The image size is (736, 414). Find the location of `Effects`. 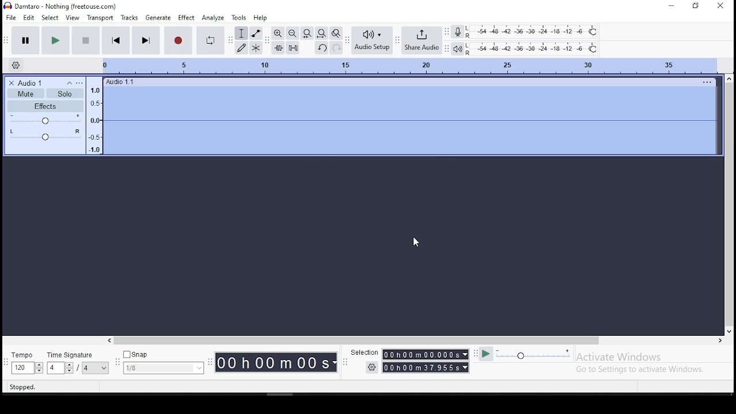

Effects is located at coordinates (47, 107).